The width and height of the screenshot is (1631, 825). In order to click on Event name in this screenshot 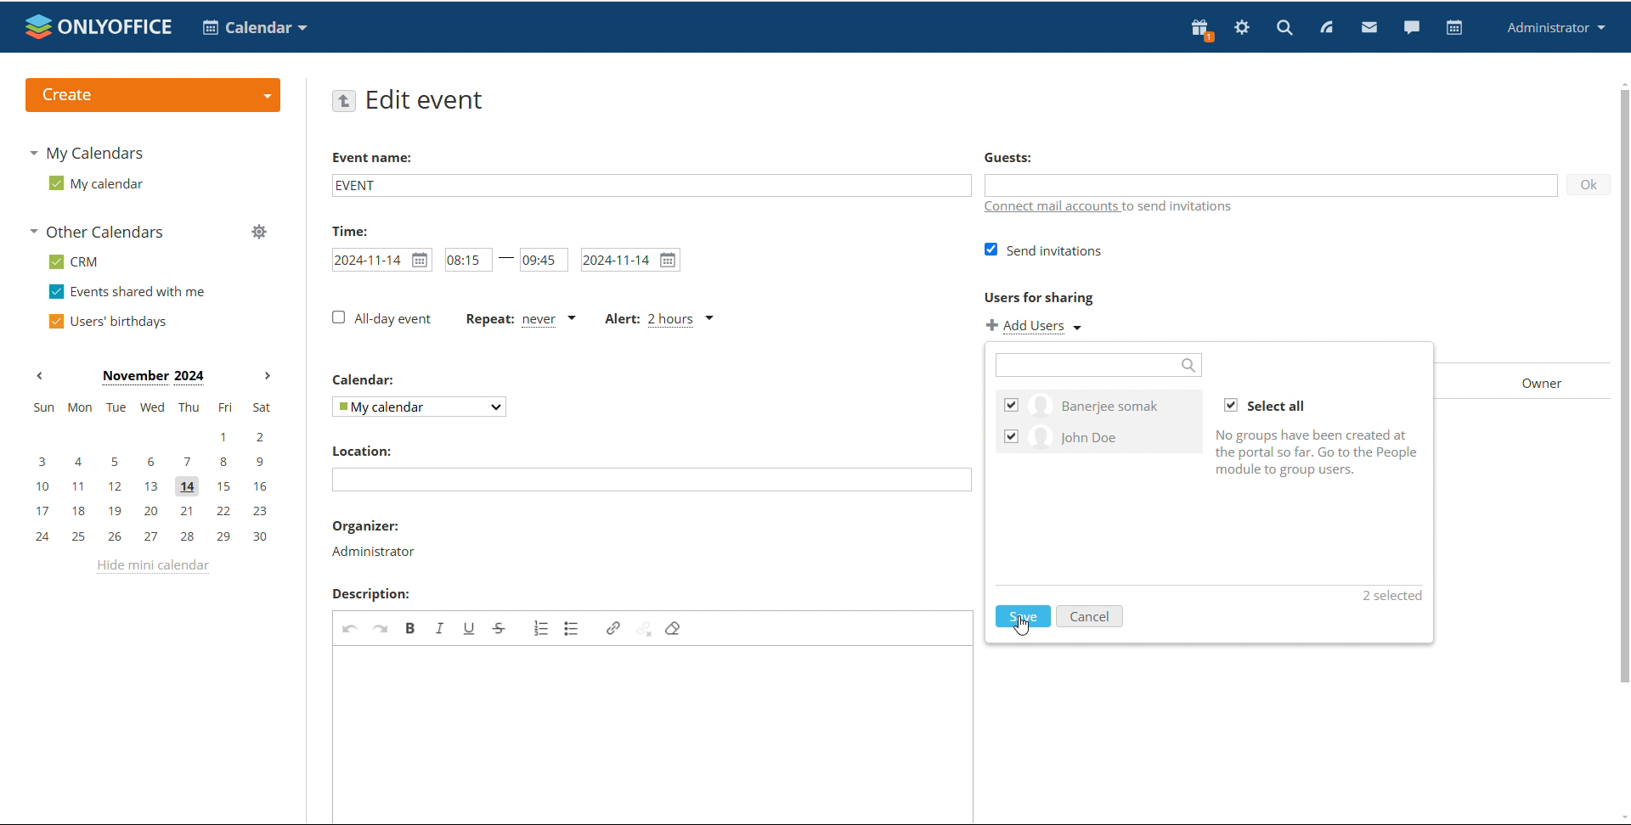, I will do `click(372, 157)`.